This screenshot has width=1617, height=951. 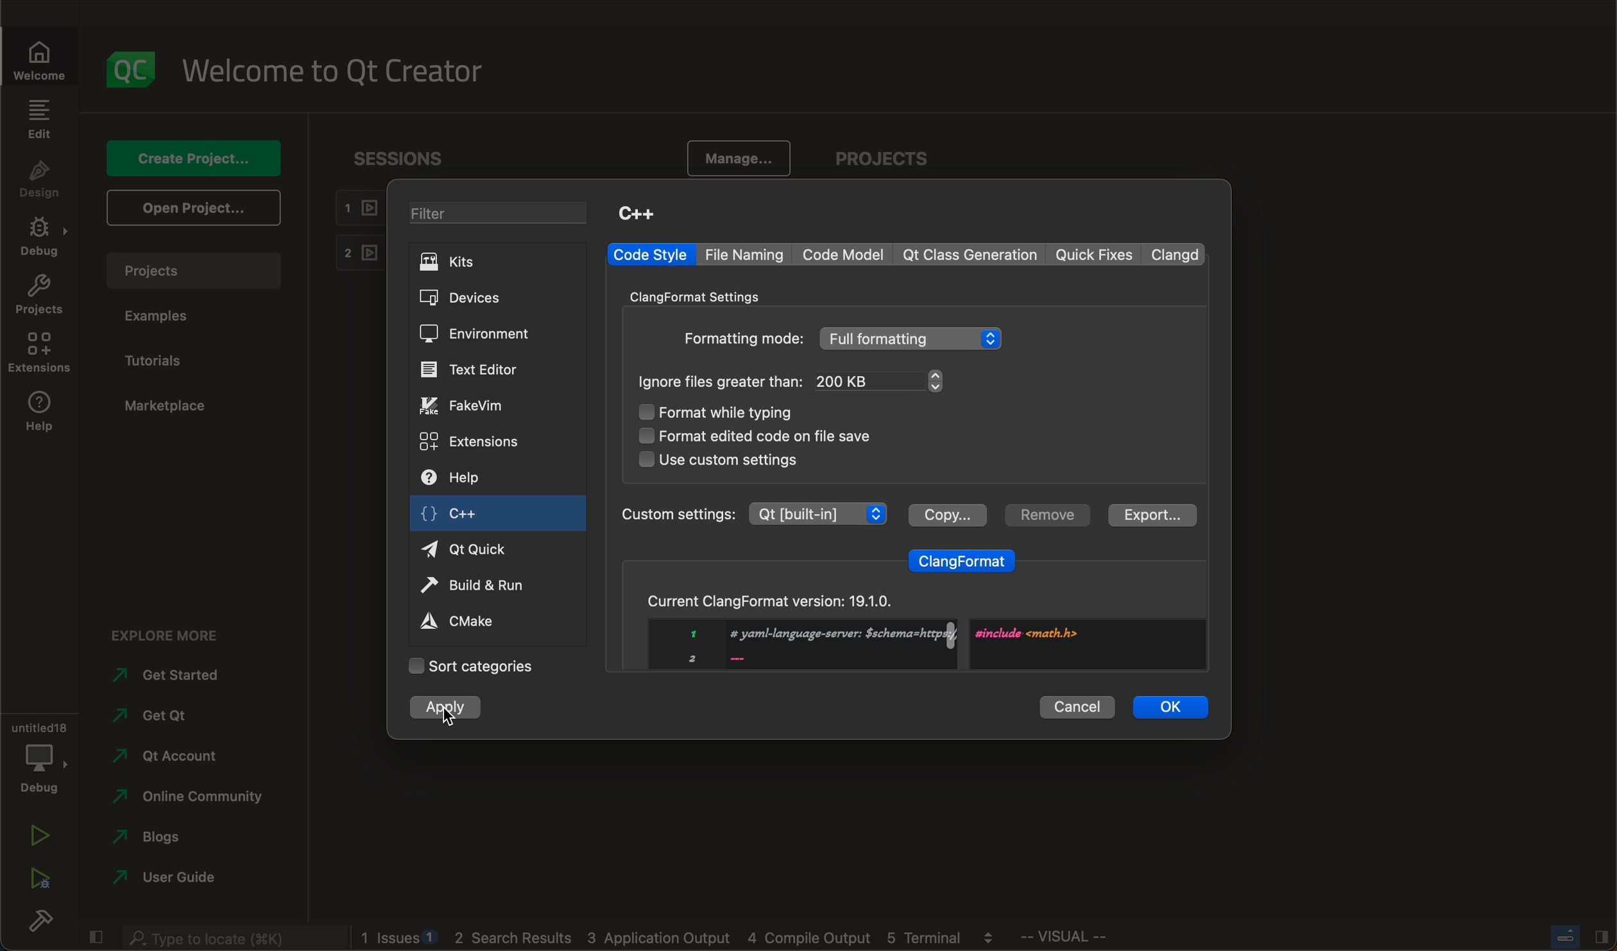 I want to click on fixes, so click(x=1096, y=255).